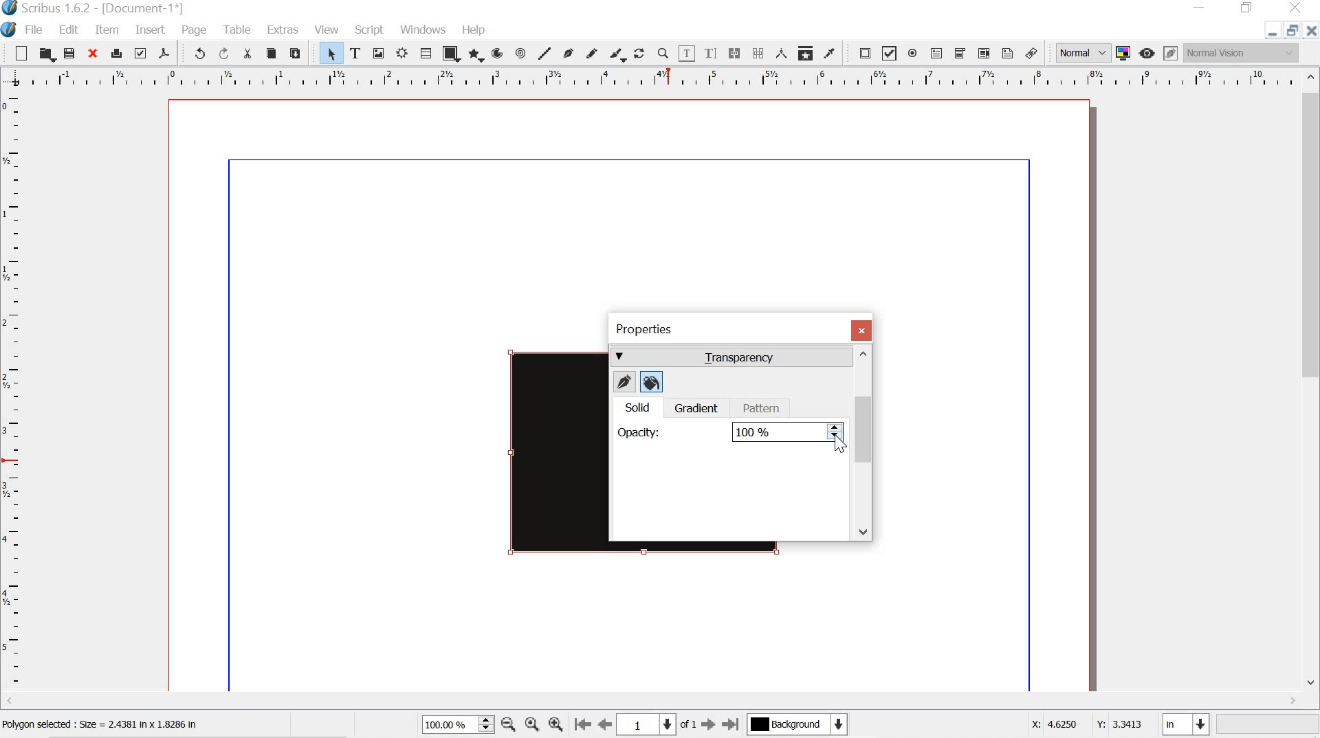 This screenshot has height=738, width=1320. I want to click on 100.00%, so click(457, 724).